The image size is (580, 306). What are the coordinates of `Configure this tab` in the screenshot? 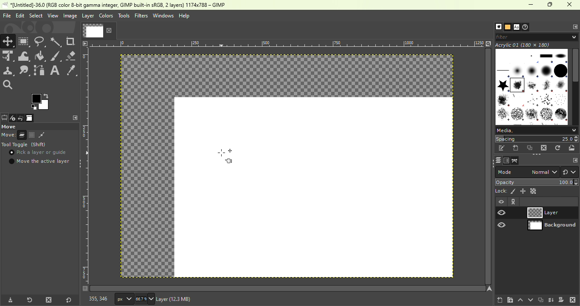 It's located at (74, 118).